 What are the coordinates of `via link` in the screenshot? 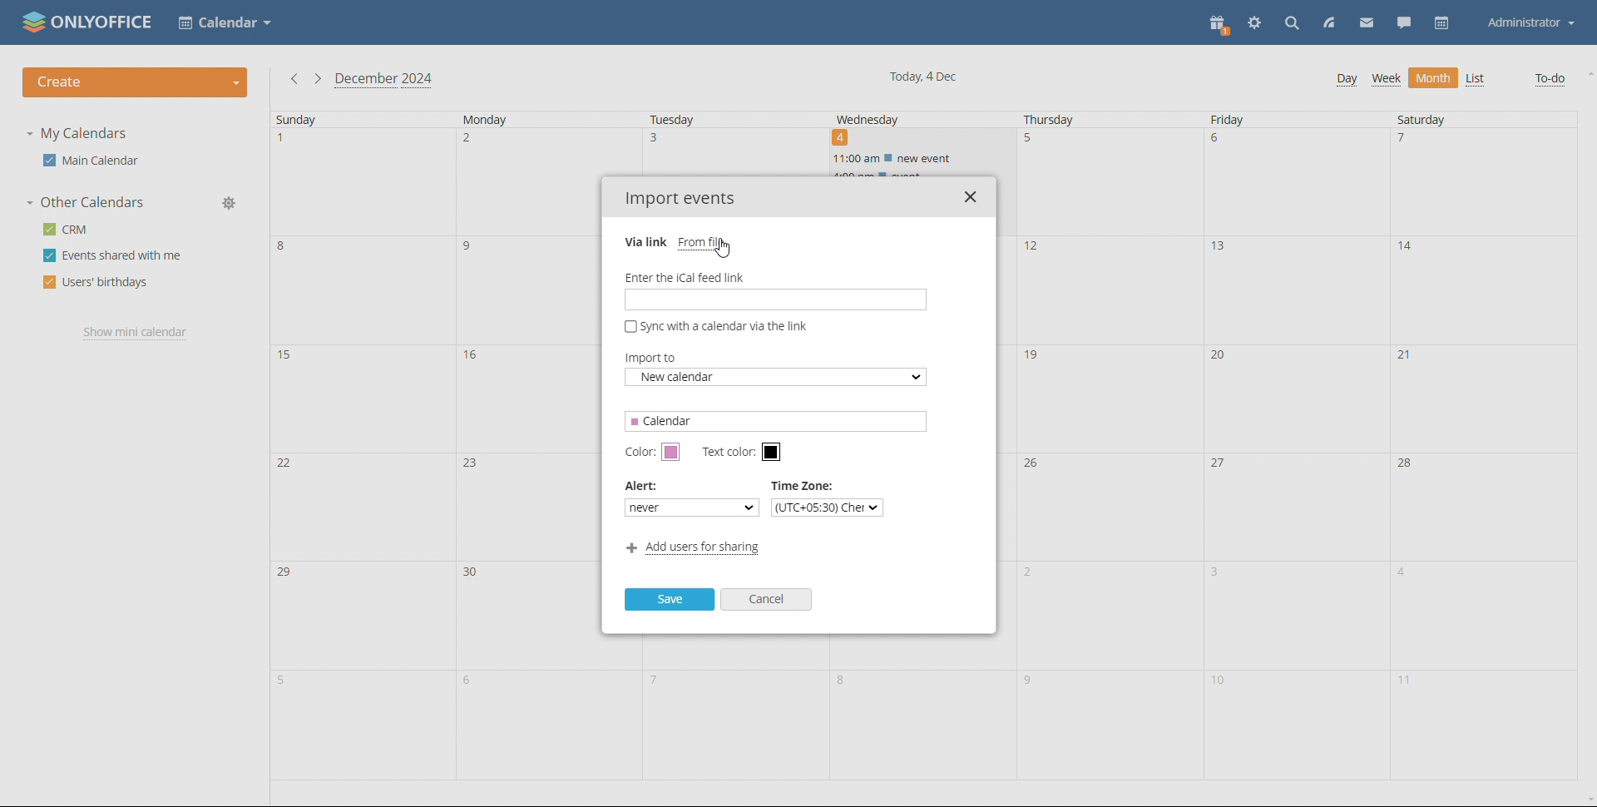 It's located at (645, 242).